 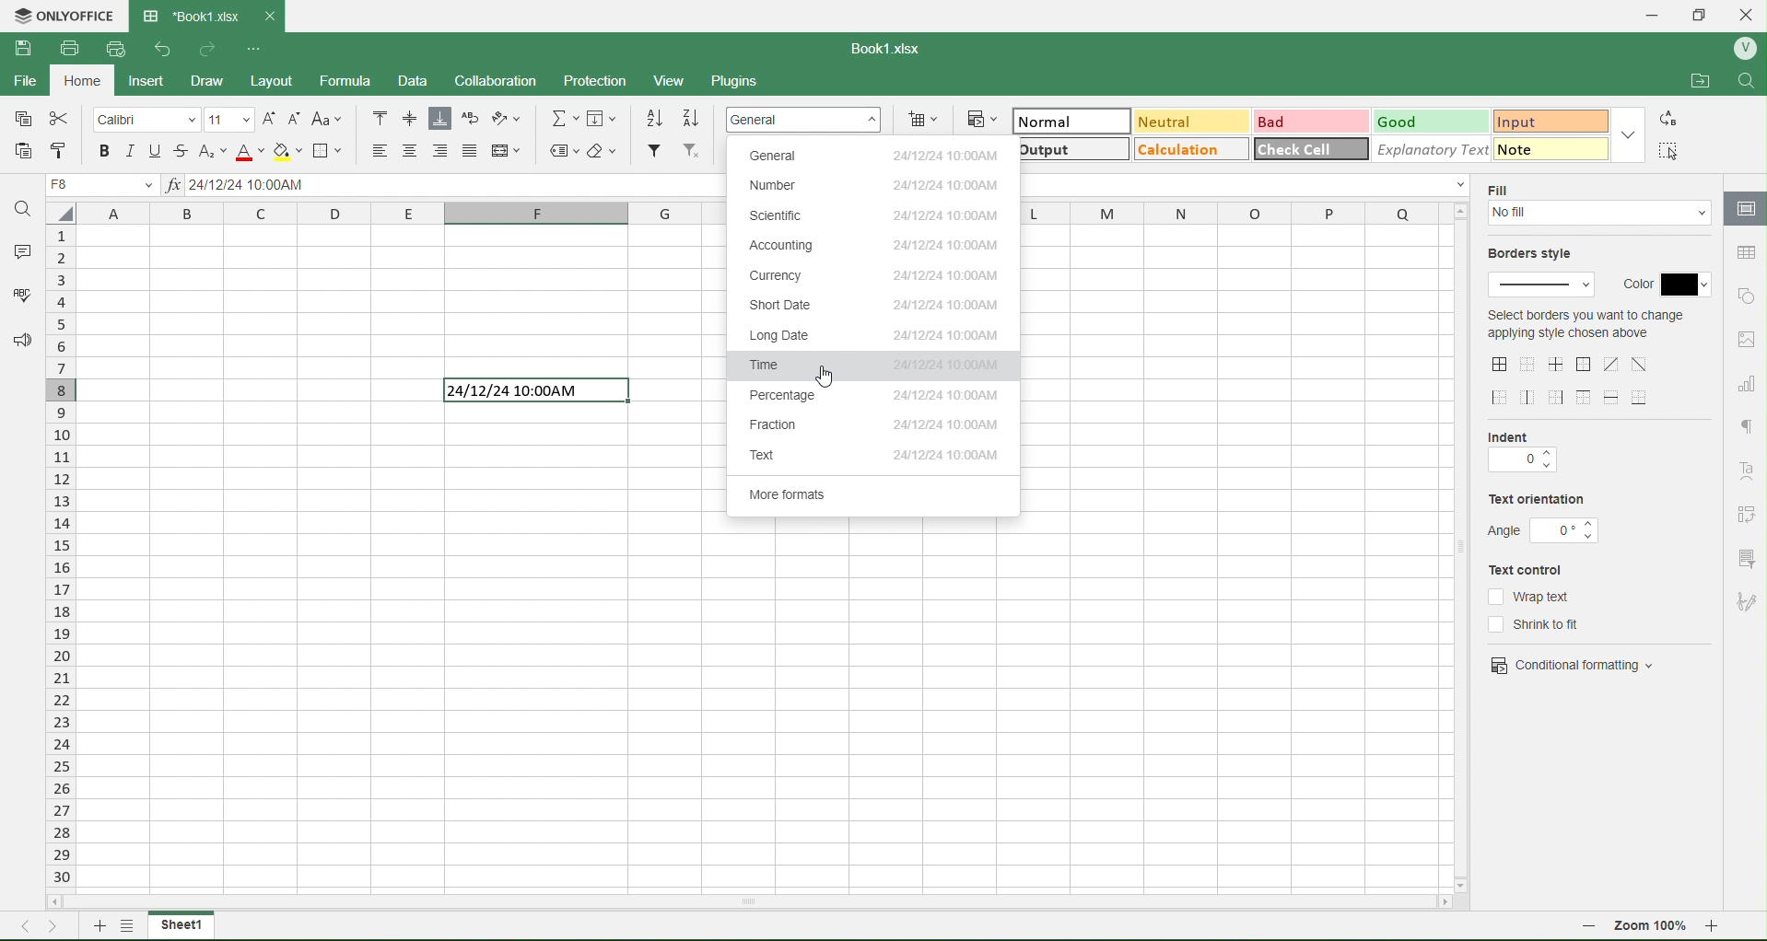 What do you see at coordinates (373, 150) in the screenshot?
I see `Align Left` at bounding box center [373, 150].